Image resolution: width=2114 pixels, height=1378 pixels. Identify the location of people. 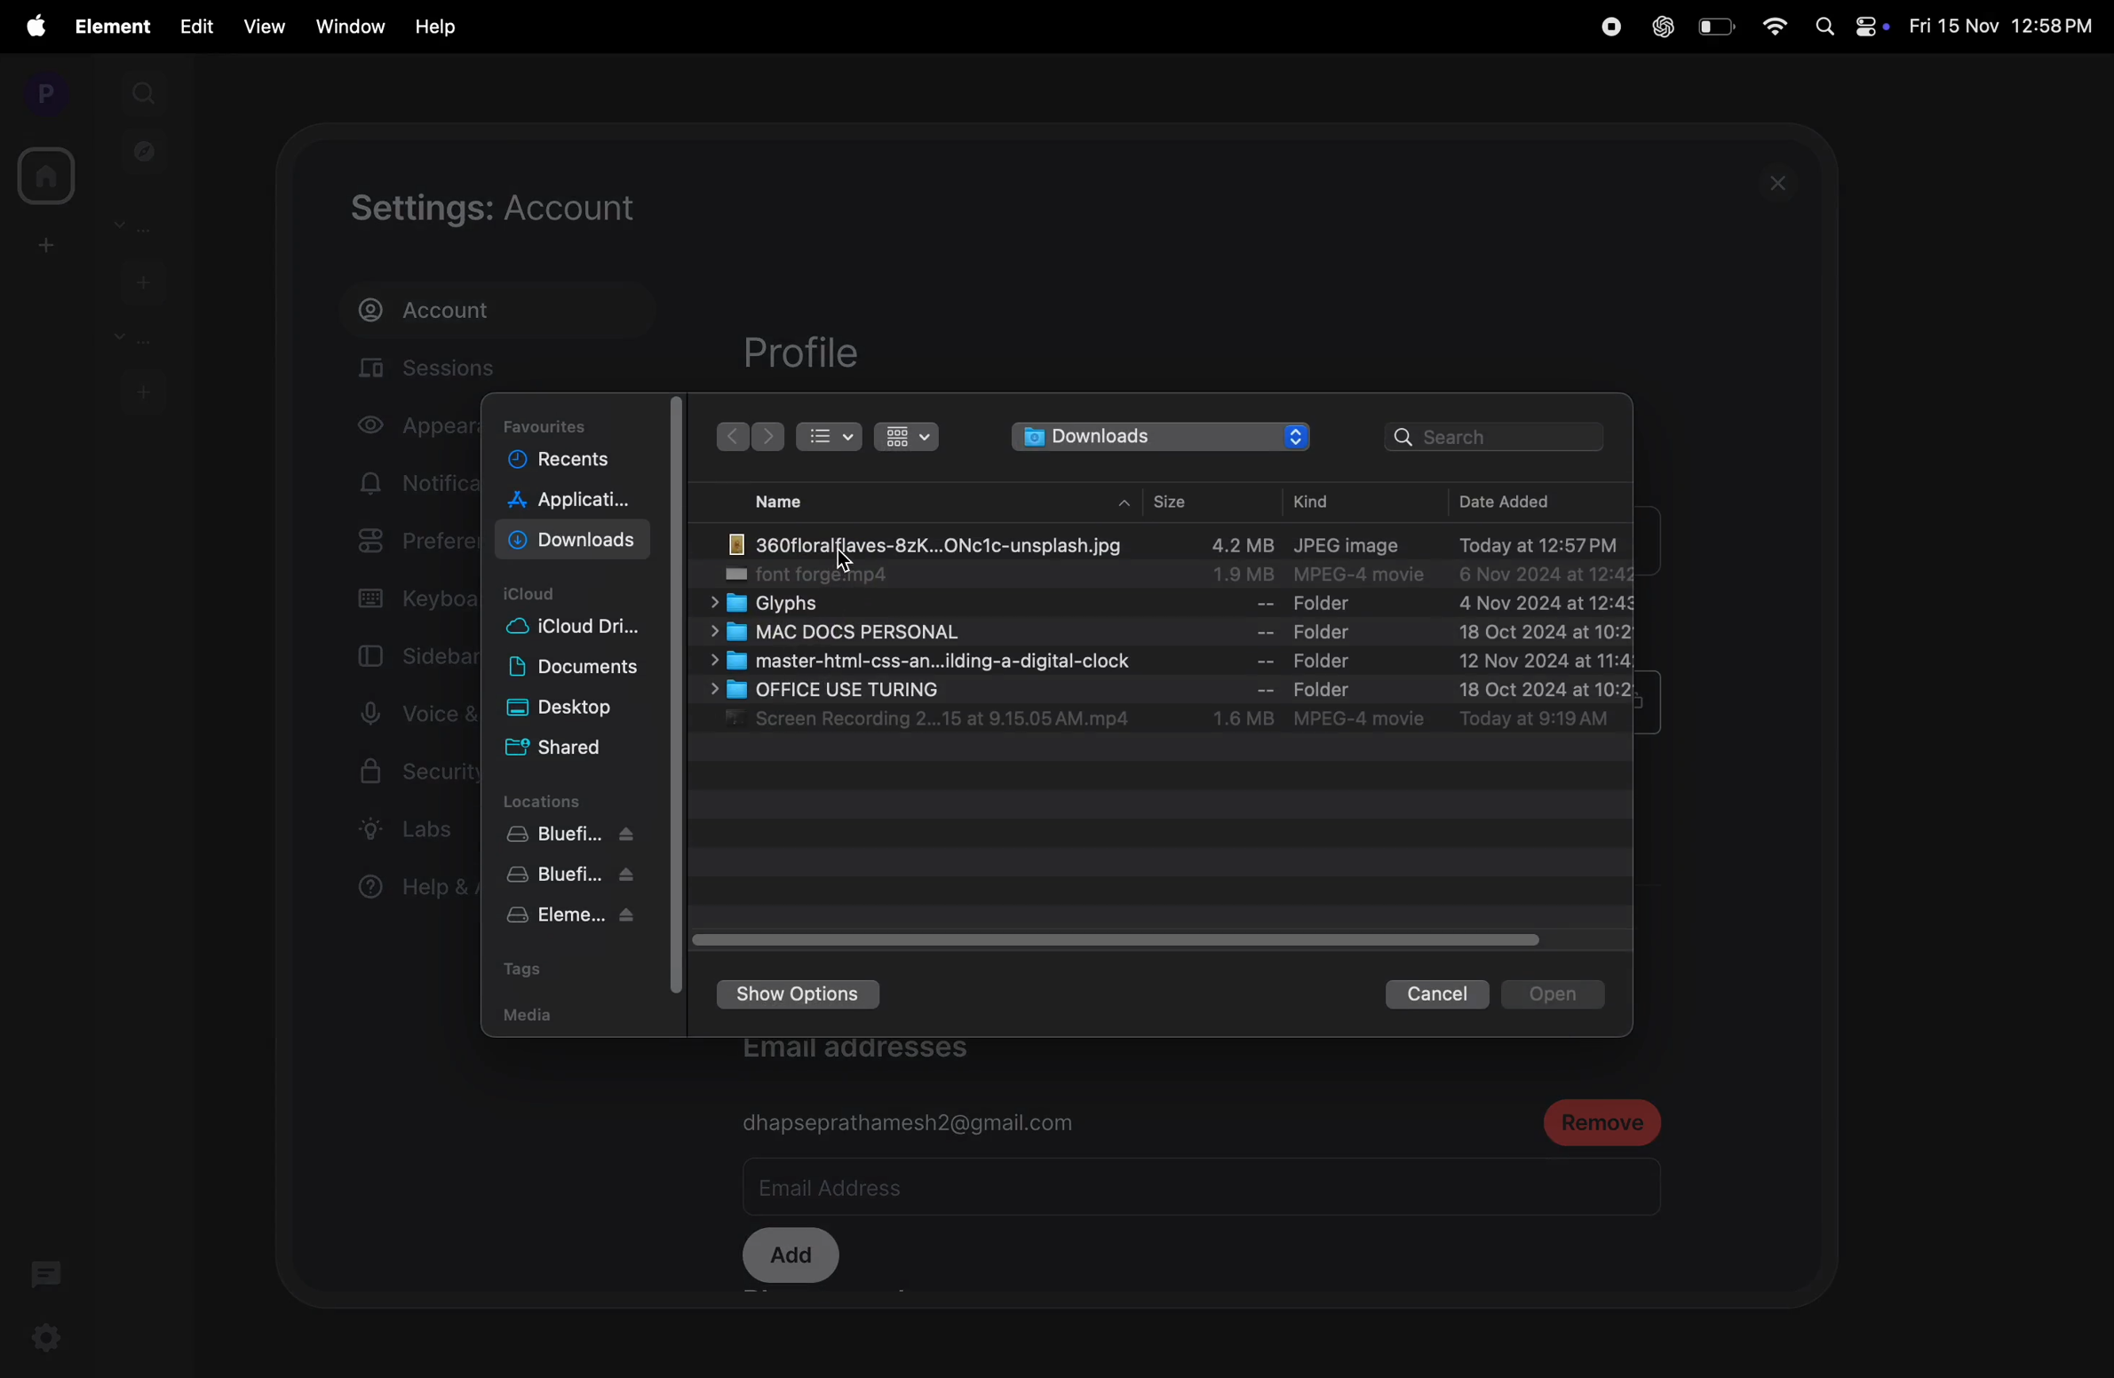
(140, 226).